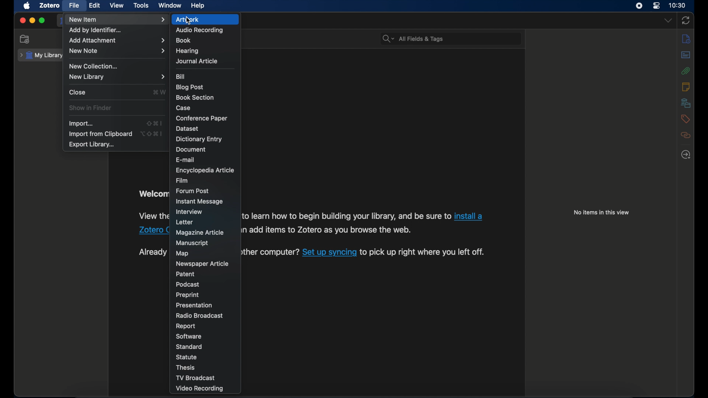 The height and width of the screenshot is (398, 708). What do you see at coordinates (187, 51) in the screenshot?
I see `hearing` at bounding box center [187, 51].